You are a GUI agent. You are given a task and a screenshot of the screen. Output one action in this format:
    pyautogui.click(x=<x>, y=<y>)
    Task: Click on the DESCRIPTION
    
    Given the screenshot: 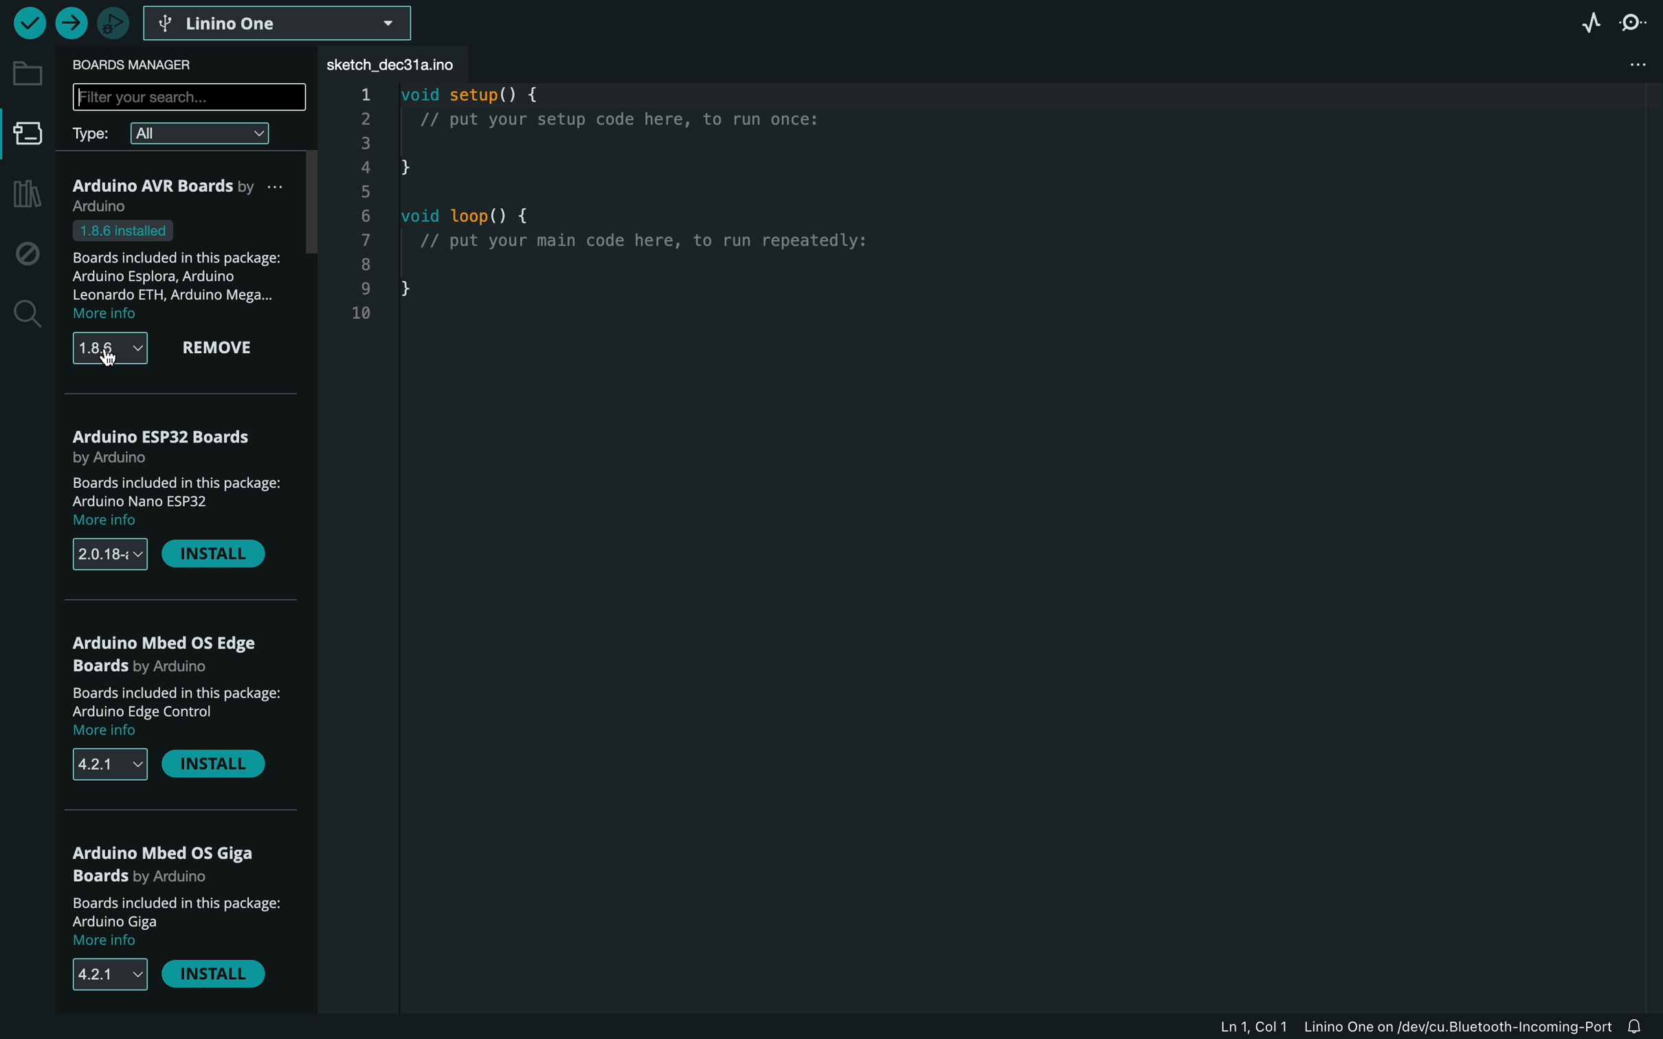 What is the action you would take?
    pyautogui.click(x=175, y=921)
    